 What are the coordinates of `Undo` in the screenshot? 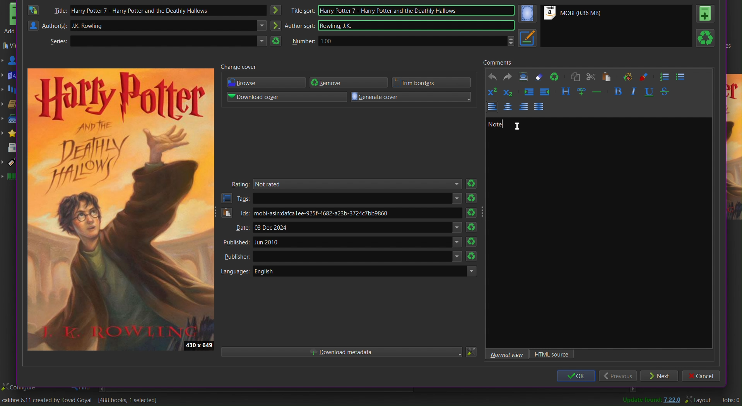 It's located at (494, 77).